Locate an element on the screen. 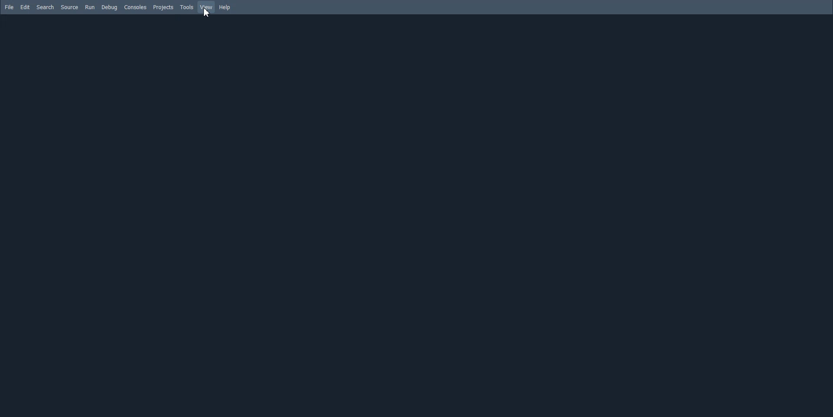 This screenshot has height=417, width=833. Projects is located at coordinates (163, 7).